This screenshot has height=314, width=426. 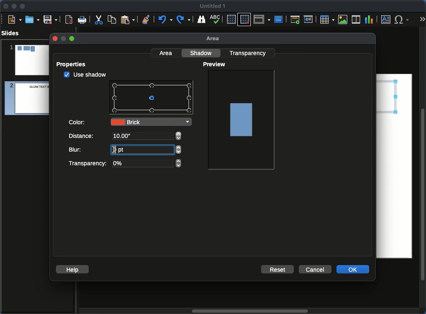 What do you see at coordinates (78, 121) in the screenshot?
I see `Color` at bounding box center [78, 121].